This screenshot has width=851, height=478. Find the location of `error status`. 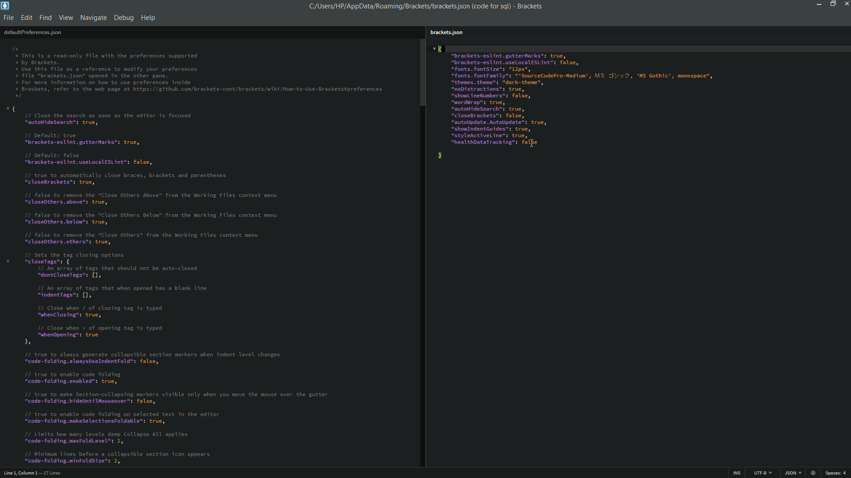

error status is located at coordinates (812, 473).